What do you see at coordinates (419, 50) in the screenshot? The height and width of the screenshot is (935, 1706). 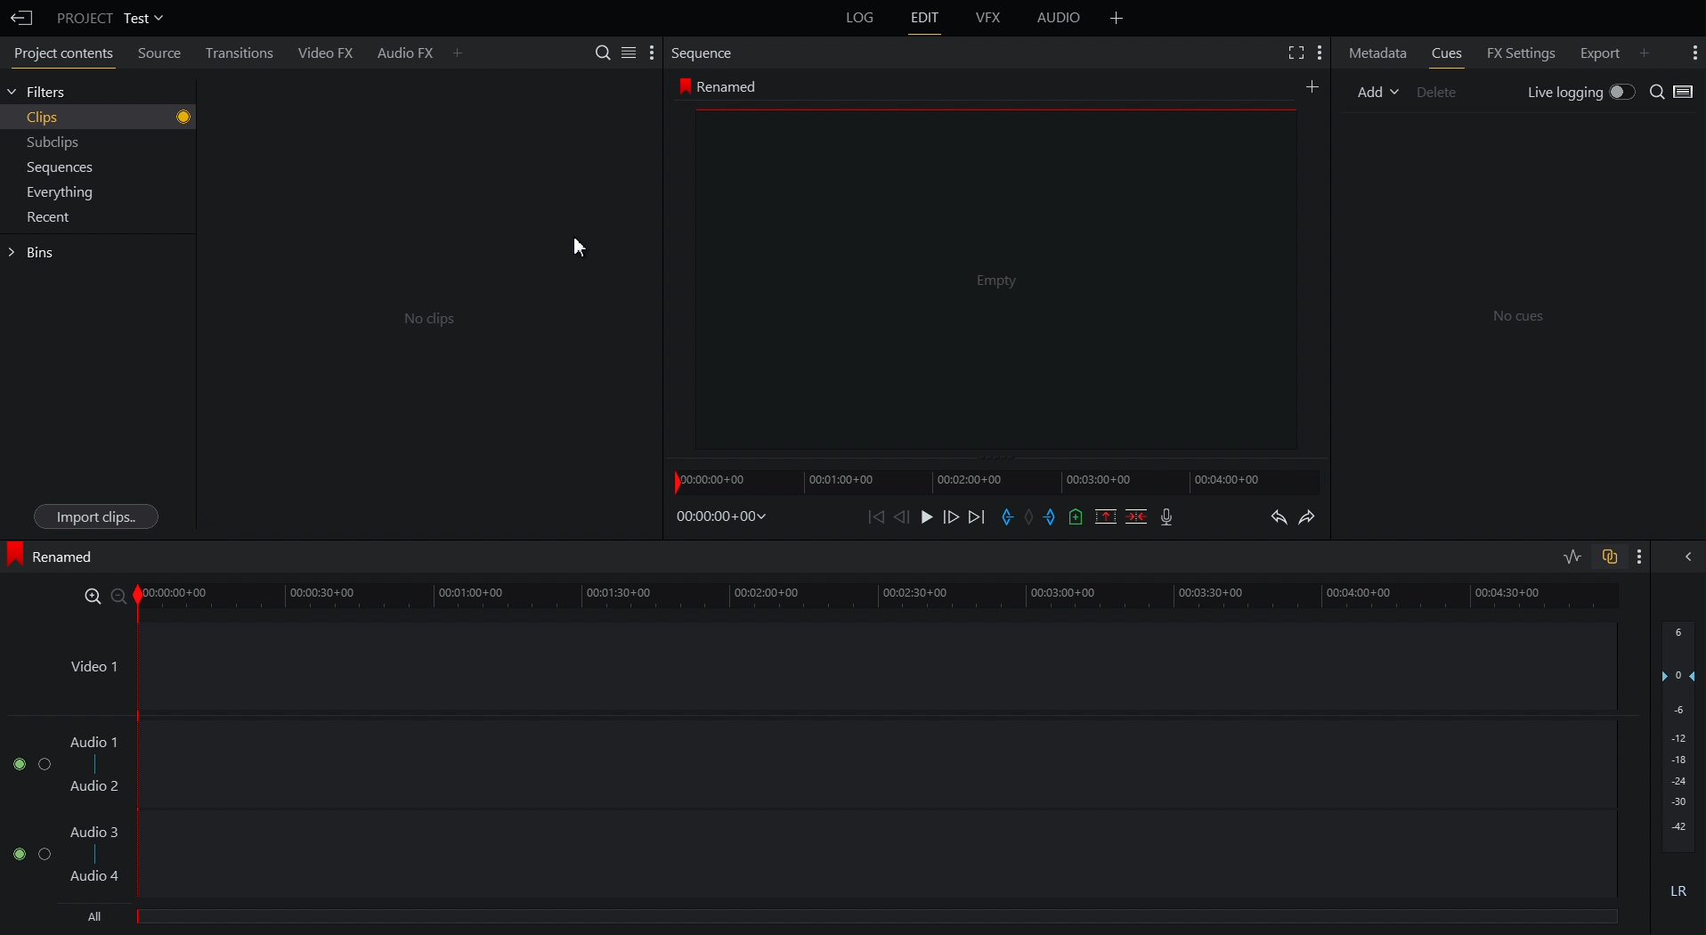 I see `Audio FX` at bounding box center [419, 50].